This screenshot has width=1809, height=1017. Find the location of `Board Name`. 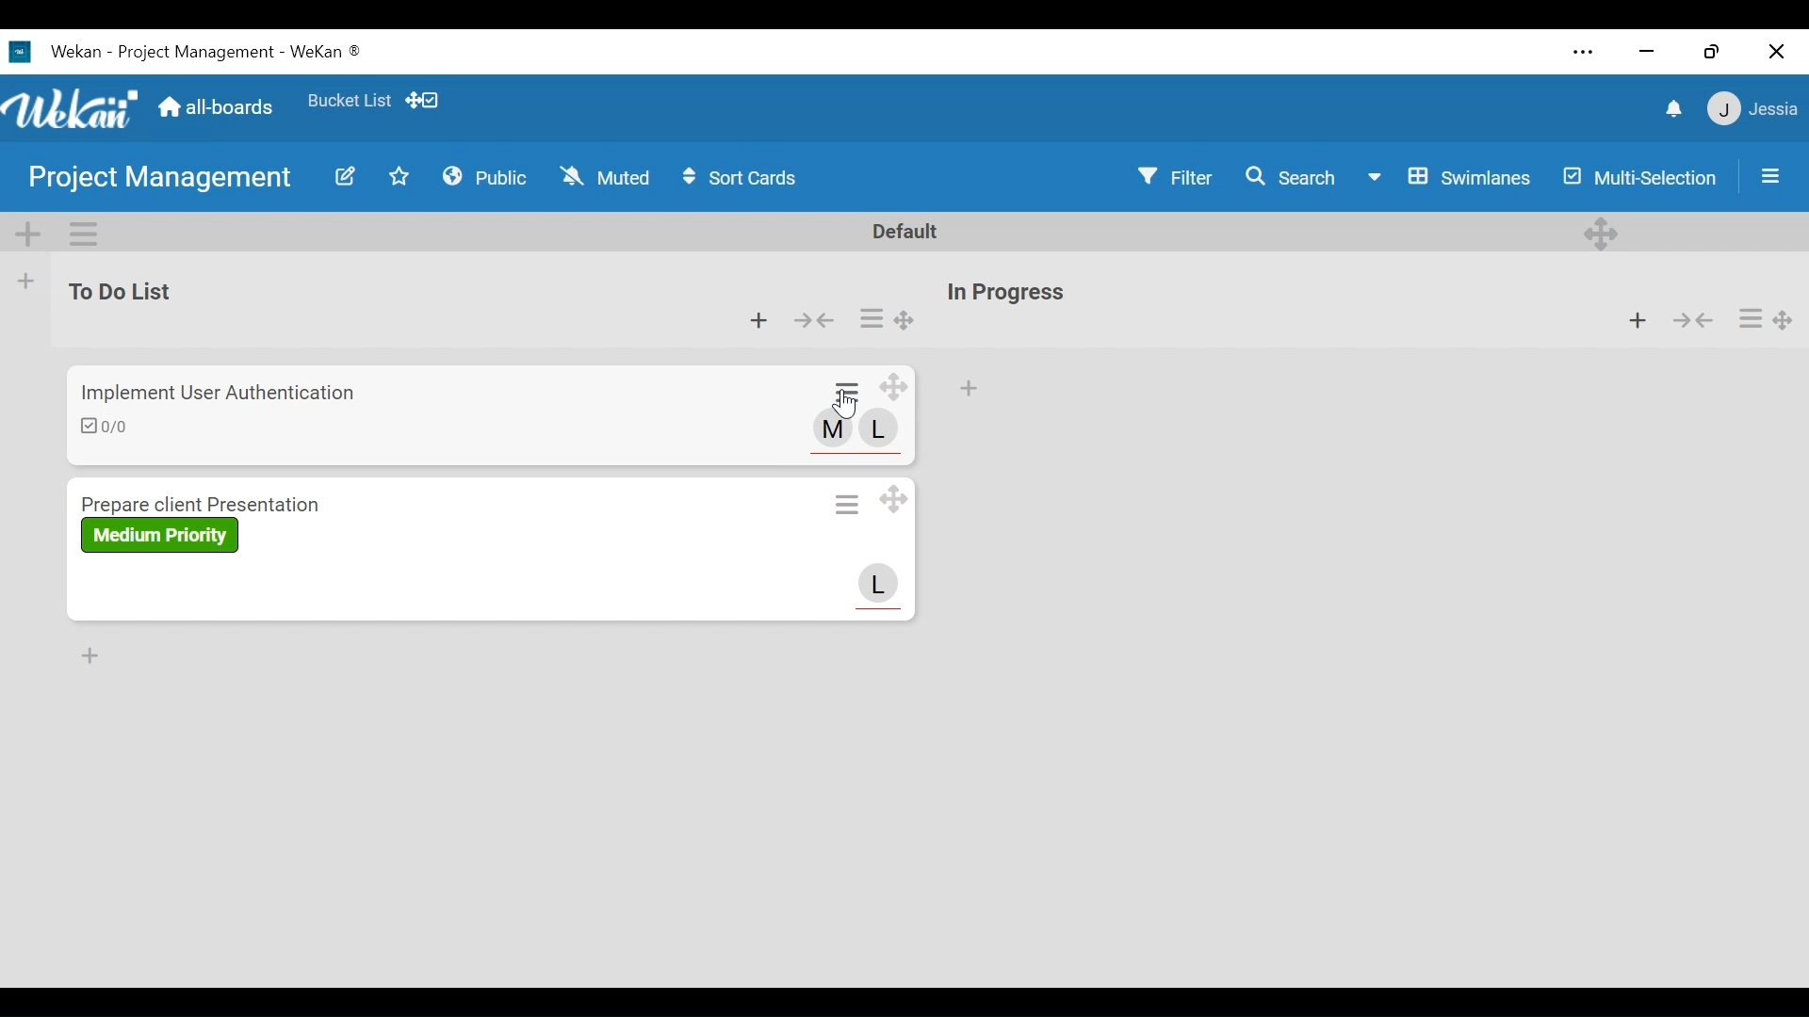

Board Name is located at coordinates (163, 180).